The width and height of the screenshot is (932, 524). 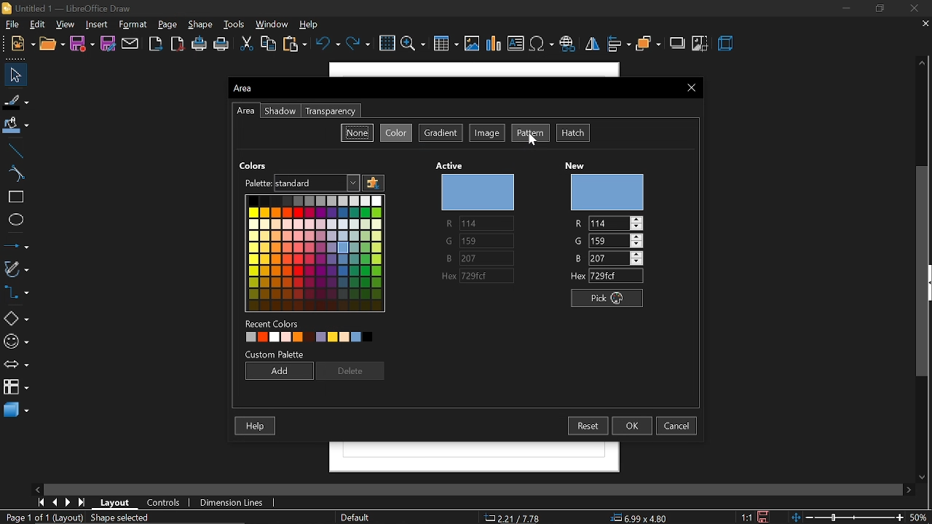 I want to click on new color, so click(x=610, y=192).